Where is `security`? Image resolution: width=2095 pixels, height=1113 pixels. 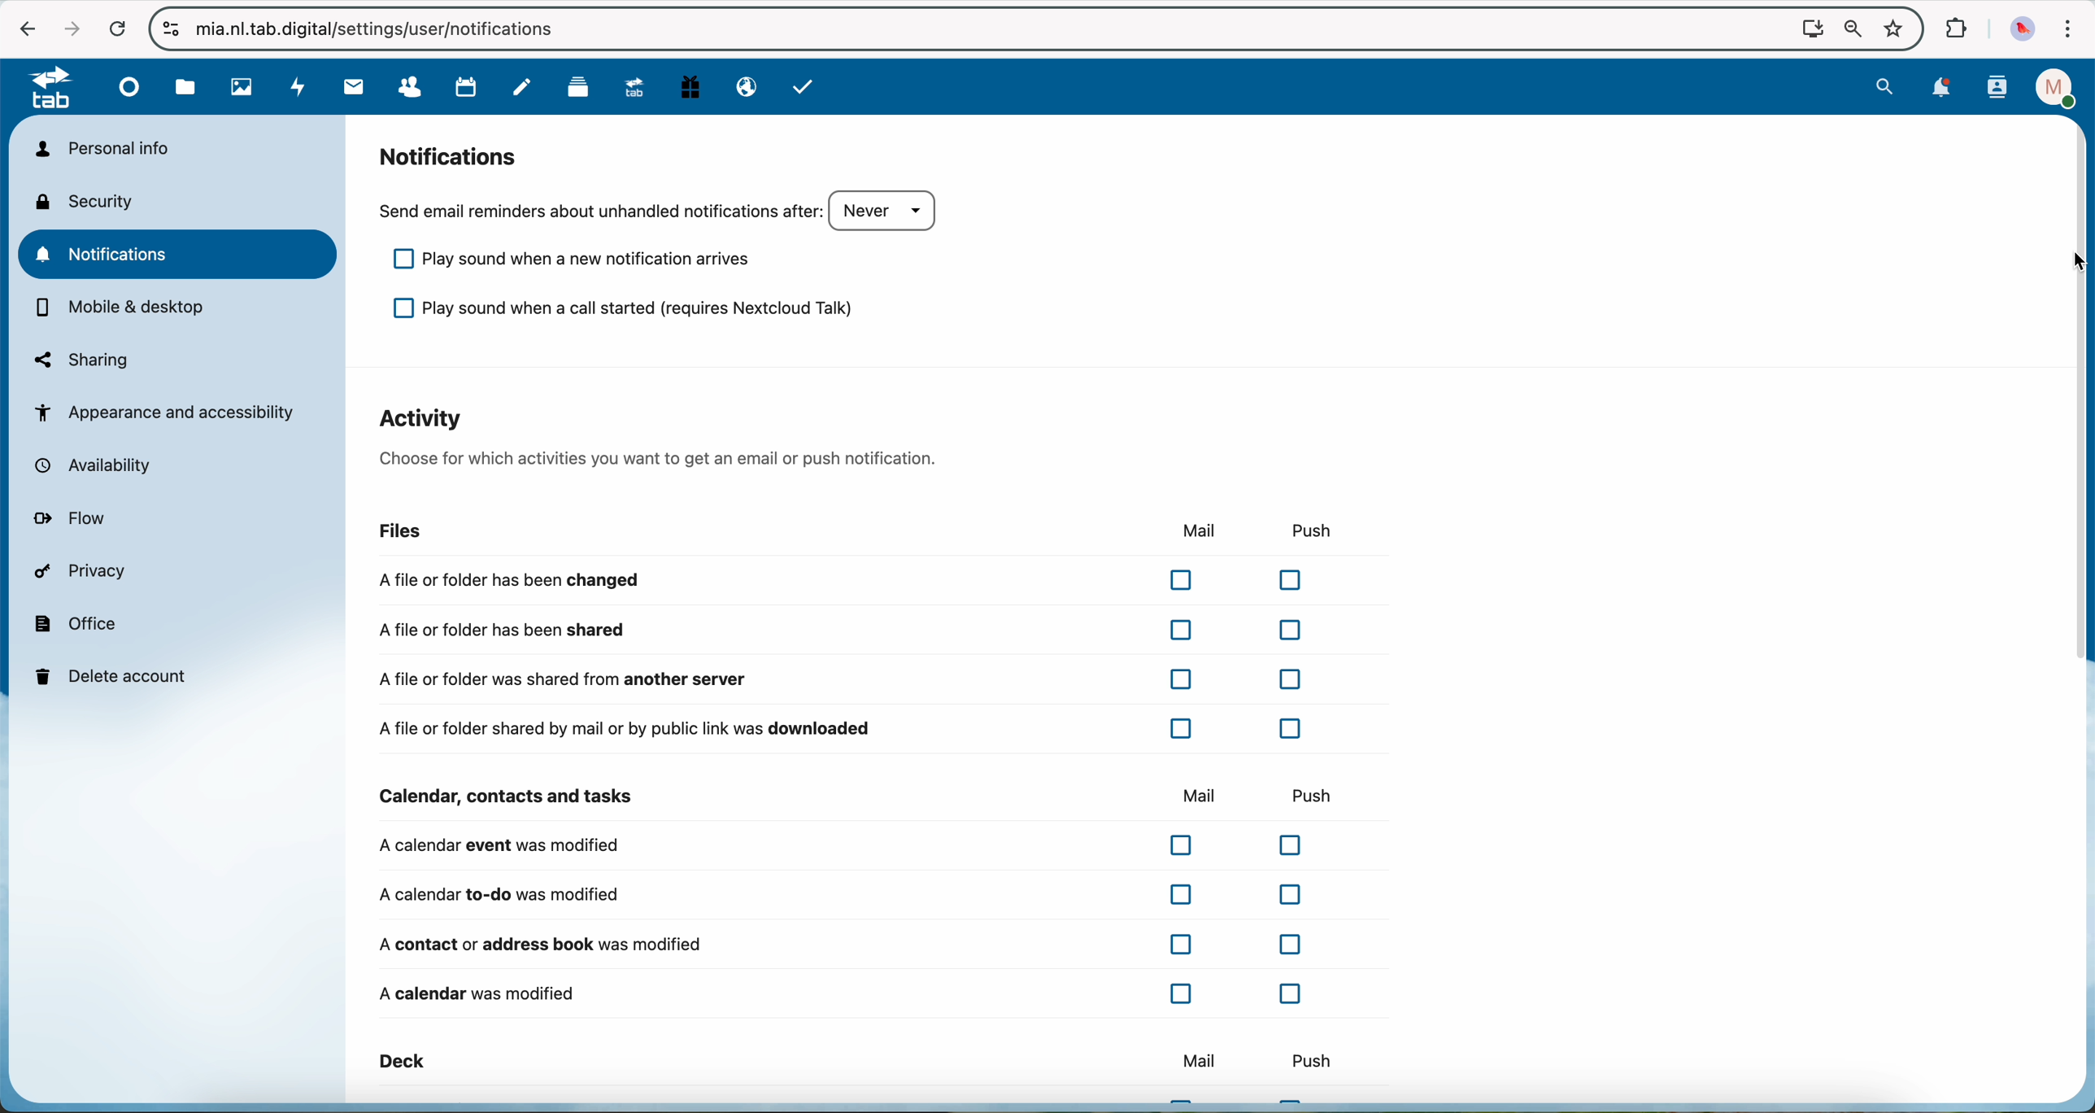 security is located at coordinates (90, 201).